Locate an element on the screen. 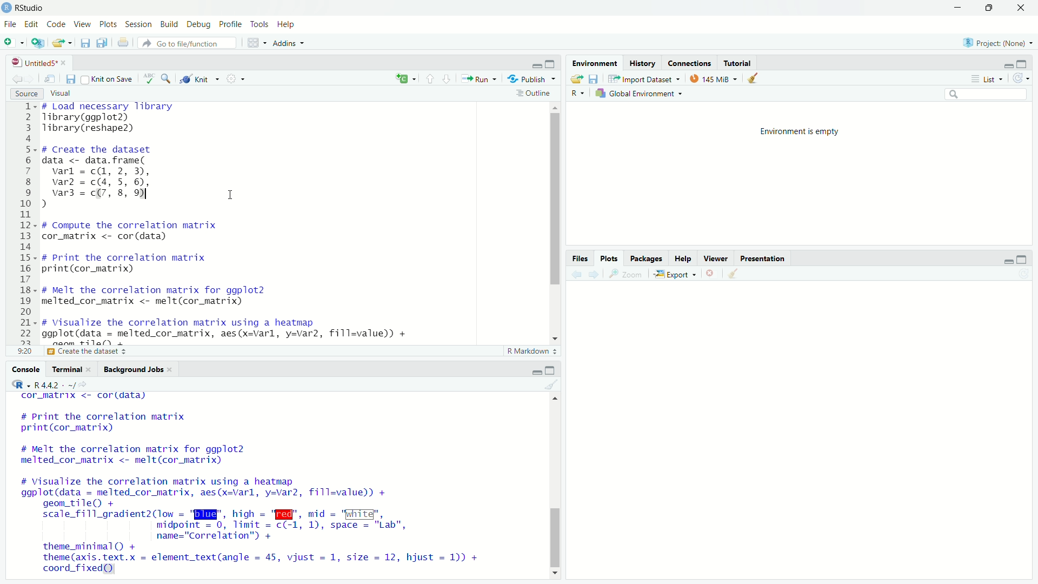 The image size is (1038, 584). history is located at coordinates (644, 63).